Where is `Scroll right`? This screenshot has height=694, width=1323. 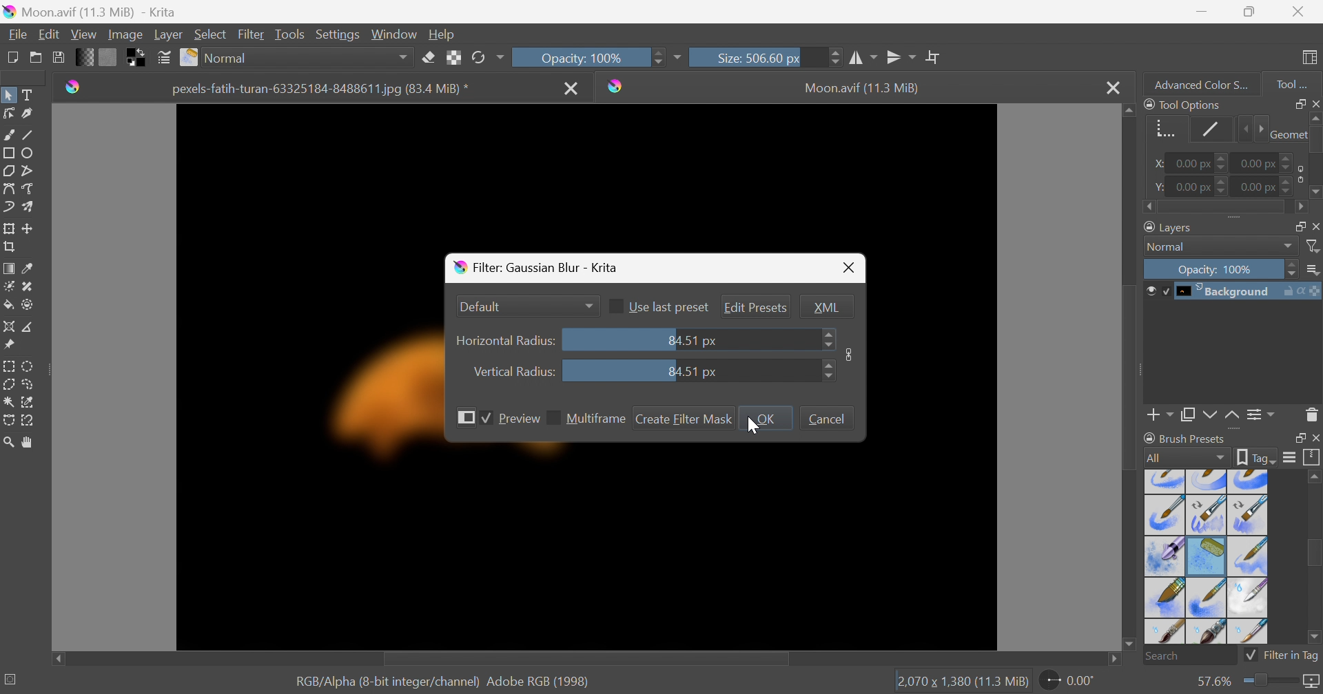
Scroll right is located at coordinates (1300, 207).